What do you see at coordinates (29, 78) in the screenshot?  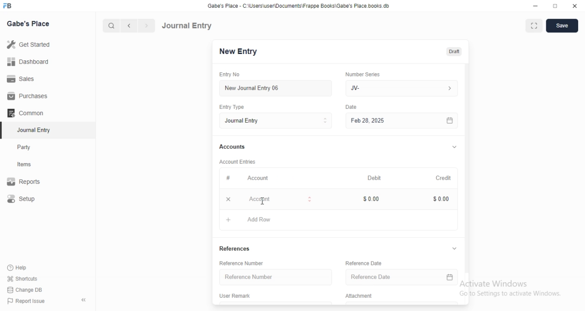 I see `Sales` at bounding box center [29, 78].